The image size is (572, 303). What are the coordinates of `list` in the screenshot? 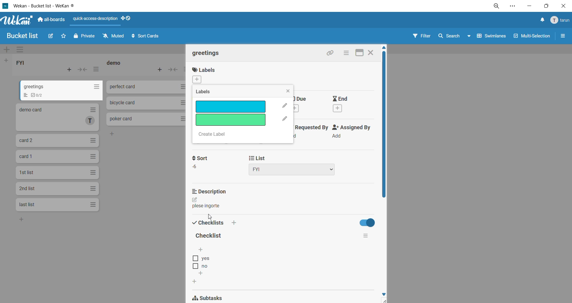 It's located at (295, 166).